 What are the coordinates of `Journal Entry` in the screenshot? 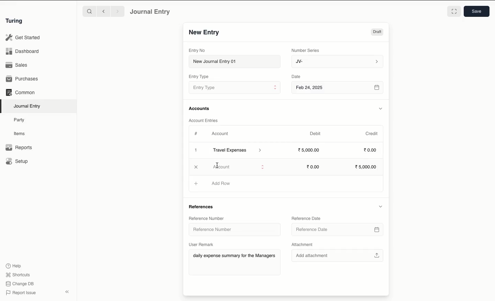 It's located at (151, 12).